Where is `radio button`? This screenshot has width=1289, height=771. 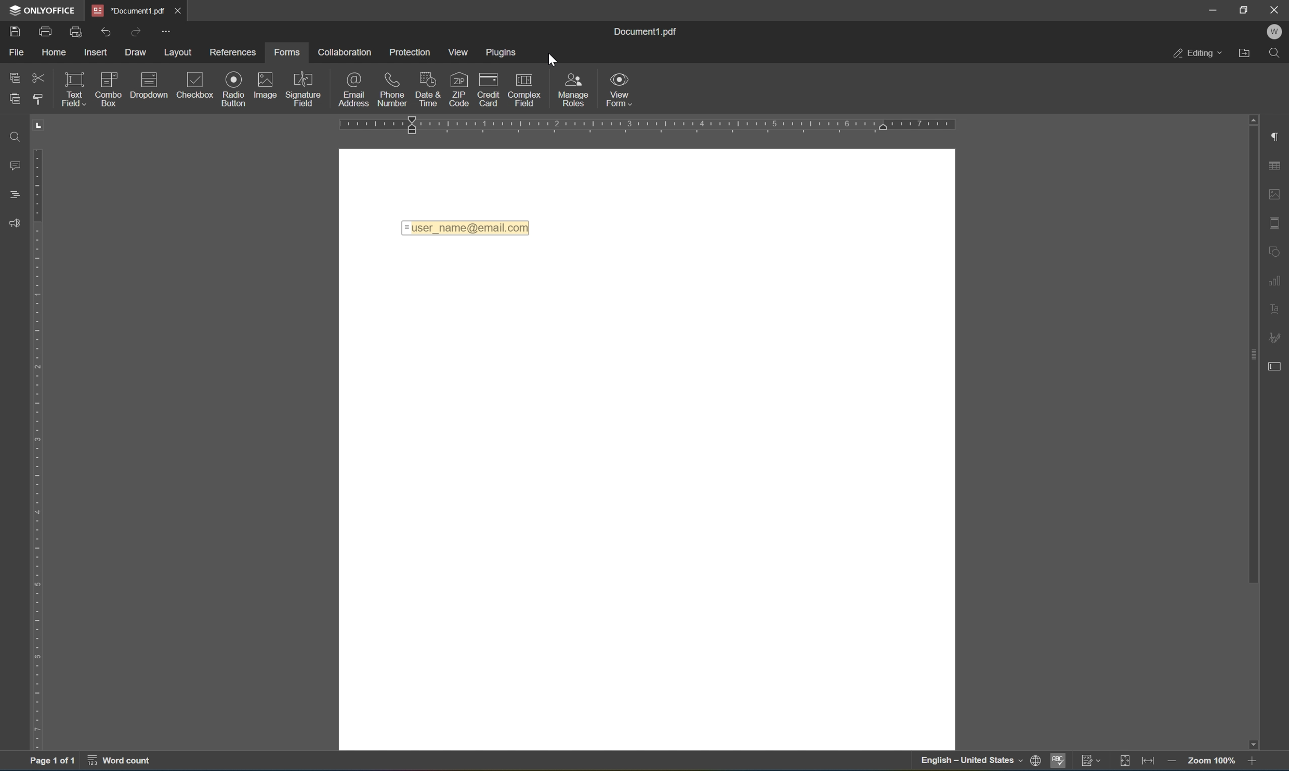 radio button is located at coordinates (234, 88).